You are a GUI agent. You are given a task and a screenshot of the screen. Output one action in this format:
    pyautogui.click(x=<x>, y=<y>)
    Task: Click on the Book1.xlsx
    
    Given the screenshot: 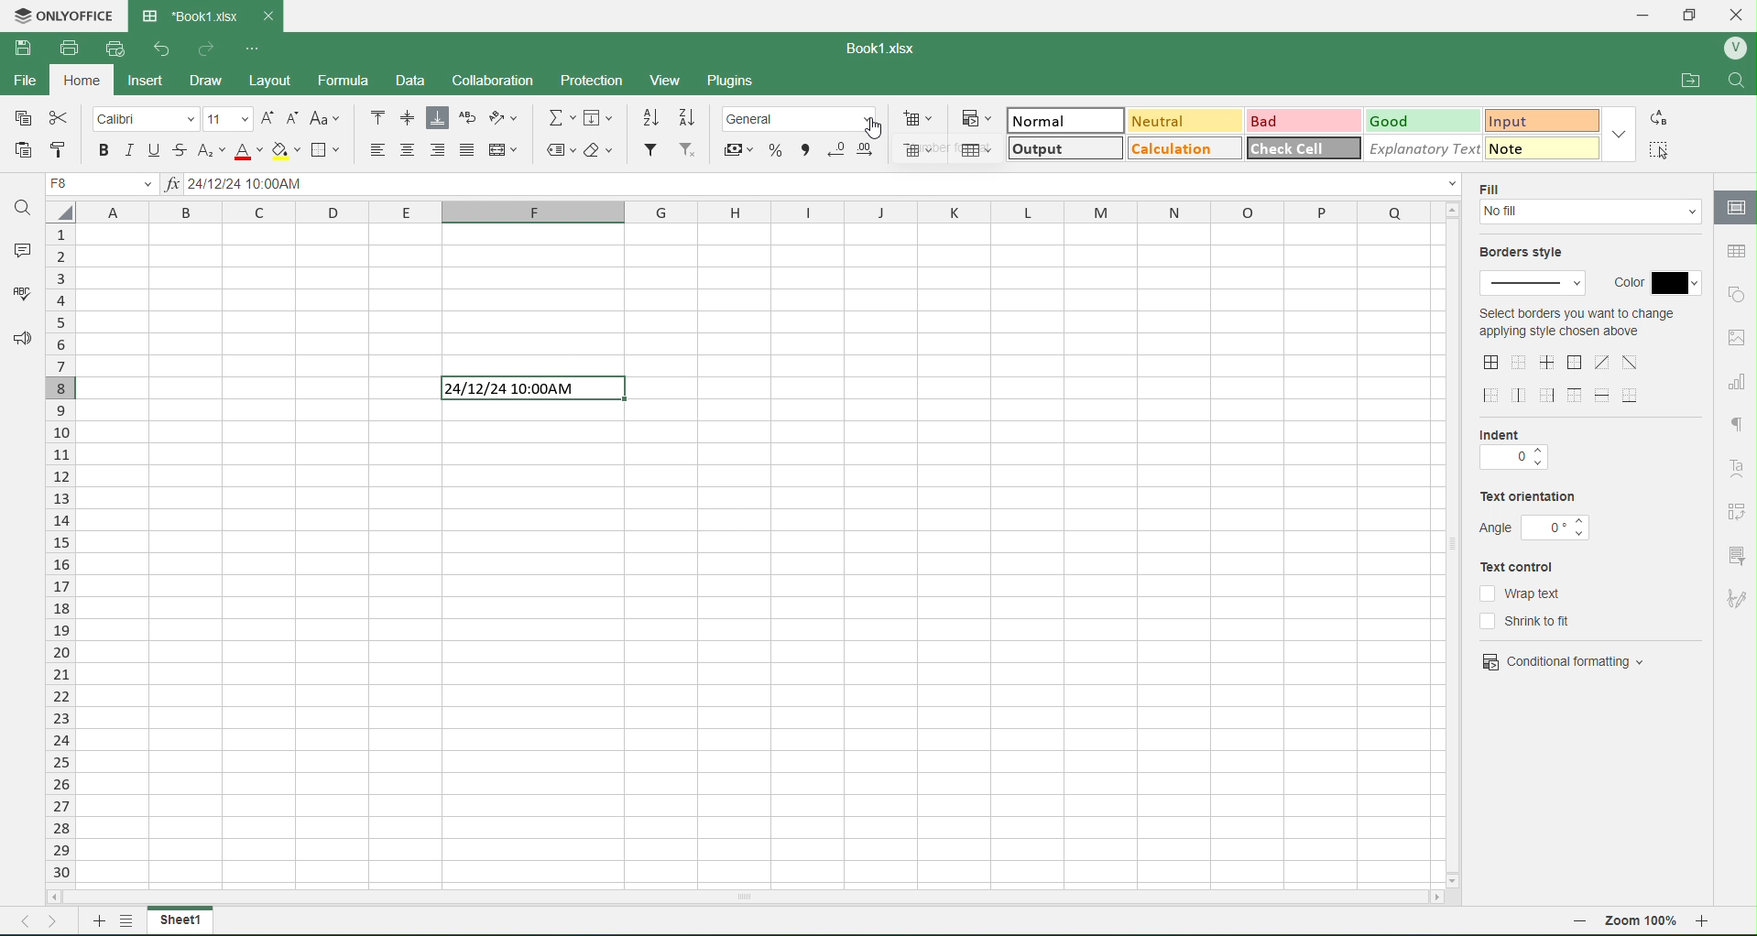 What is the action you would take?
    pyautogui.click(x=887, y=46)
    